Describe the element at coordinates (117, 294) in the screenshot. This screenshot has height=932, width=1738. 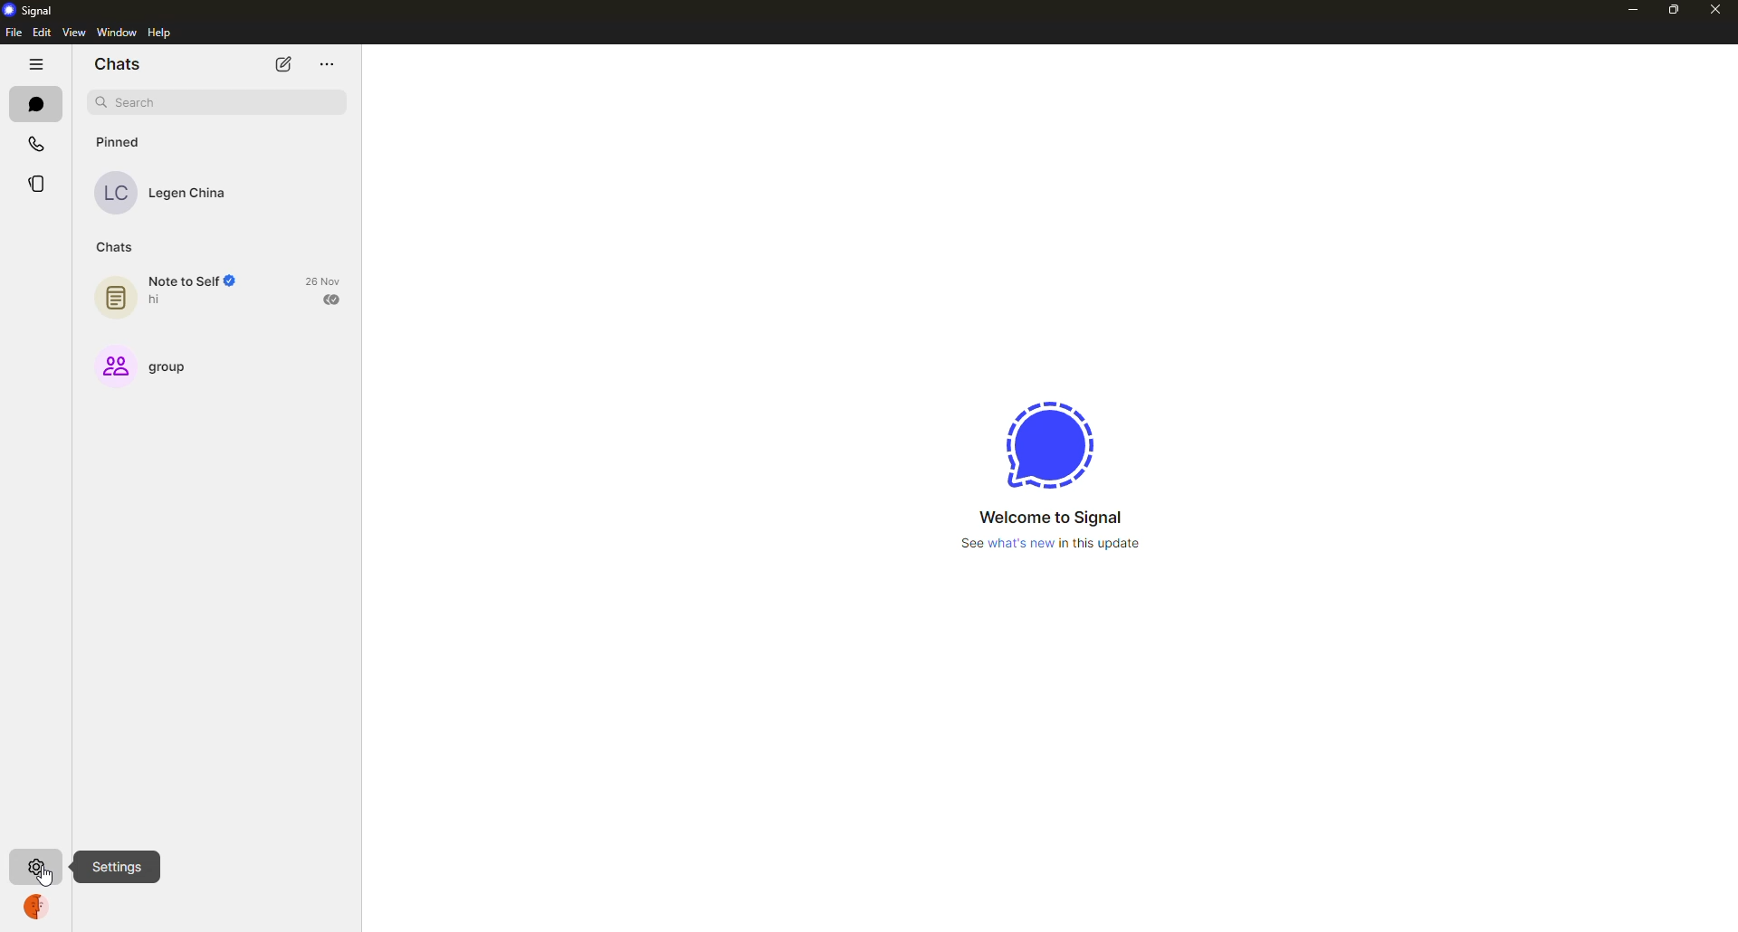
I see `note` at that location.